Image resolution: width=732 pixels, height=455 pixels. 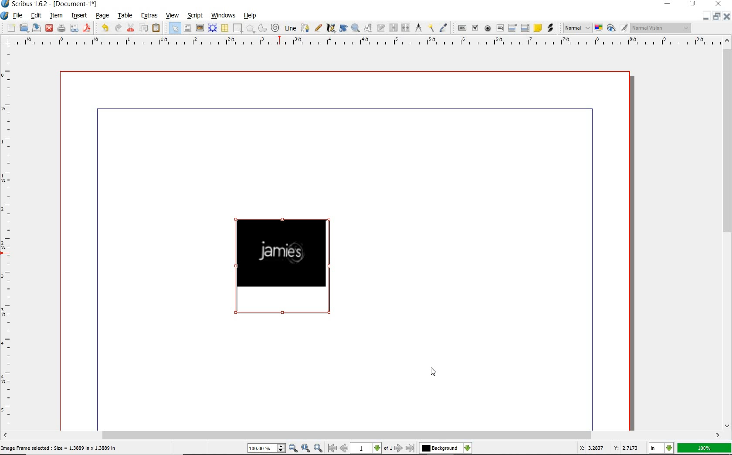 I want to click on zoom in/zoom to/zoom out, so click(x=285, y=448).